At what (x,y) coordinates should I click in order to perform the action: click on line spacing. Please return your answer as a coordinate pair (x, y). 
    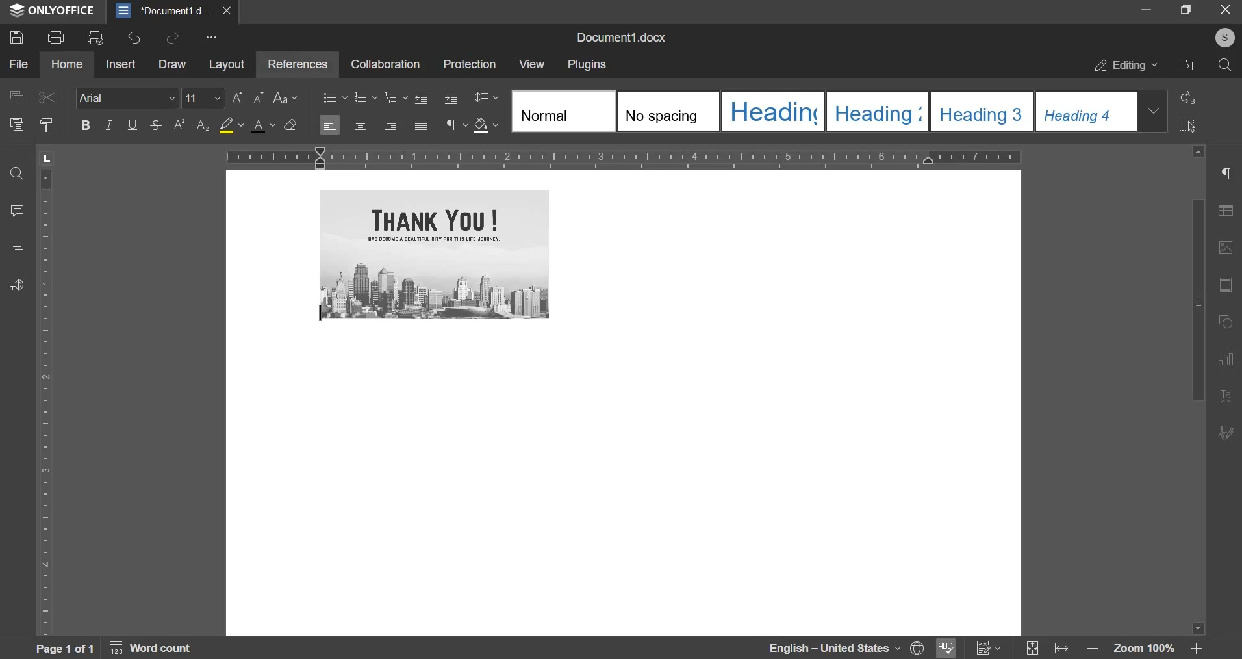
    Looking at the image, I should click on (485, 96).